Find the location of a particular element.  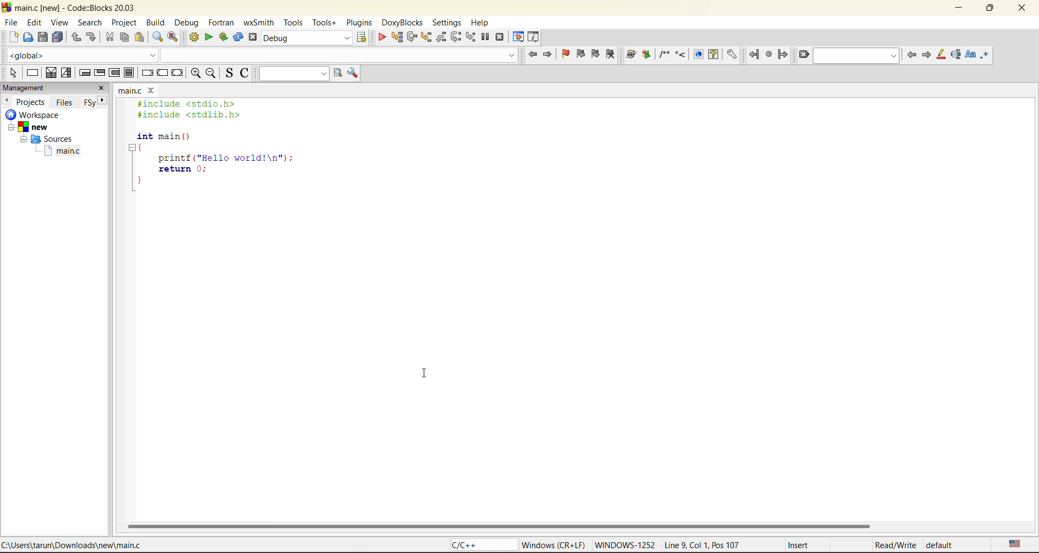

highlight is located at coordinates (941, 55).